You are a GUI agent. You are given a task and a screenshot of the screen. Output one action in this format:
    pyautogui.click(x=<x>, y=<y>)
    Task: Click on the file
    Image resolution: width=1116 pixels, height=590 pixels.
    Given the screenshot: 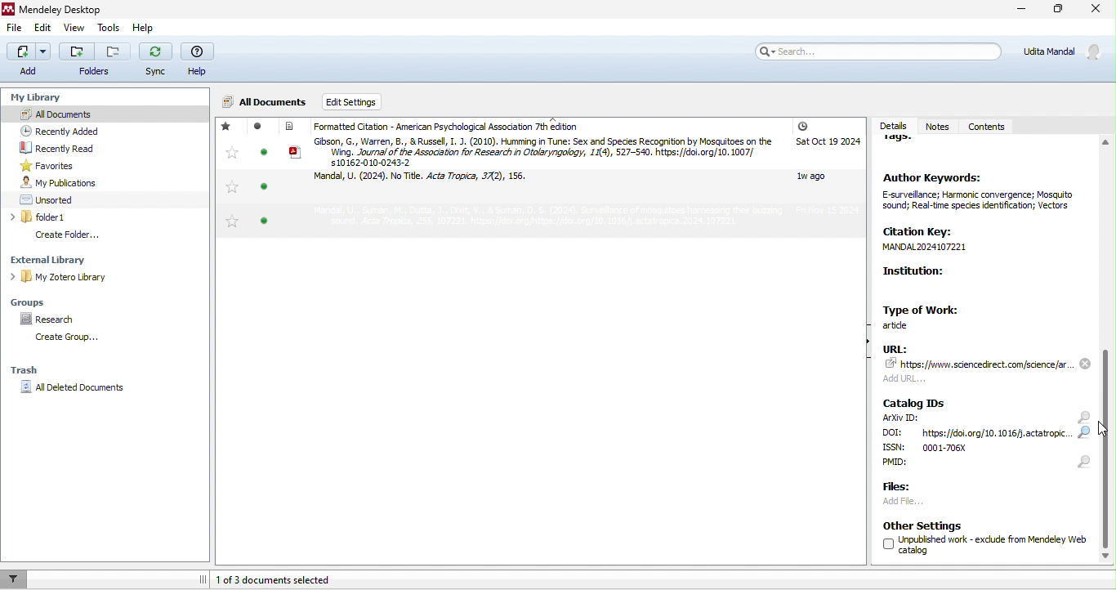 What is the action you would take?
    pyautogui.click(x=16, y=30)
    